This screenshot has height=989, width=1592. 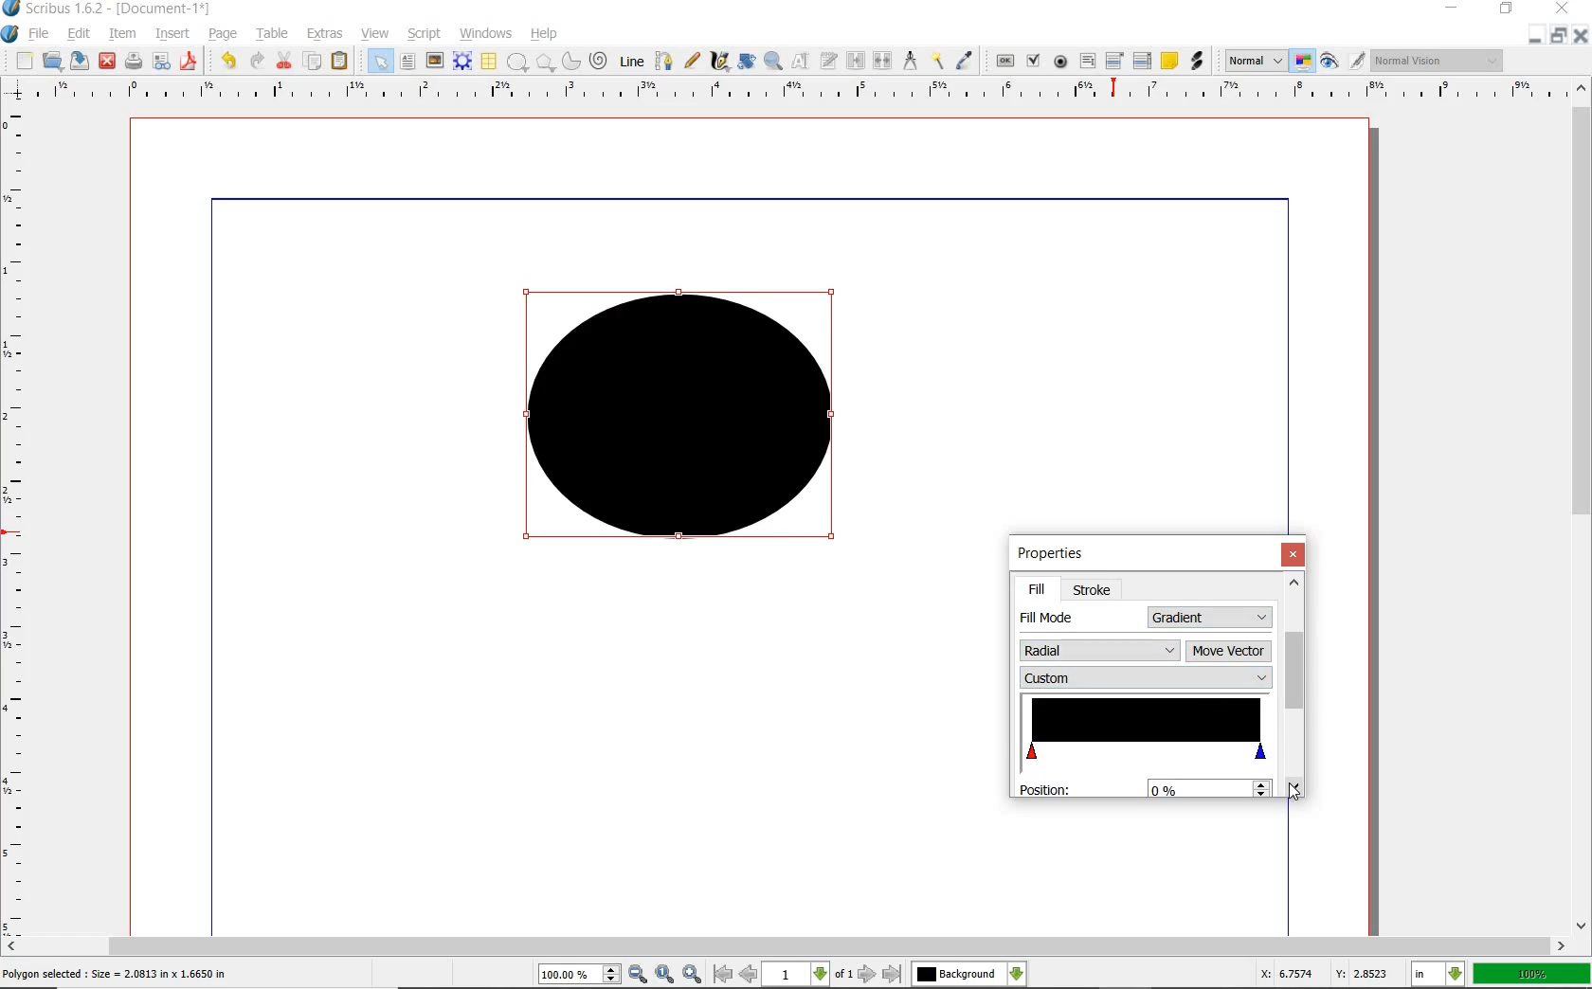 I want to click on FILE, so click(x=41, y=33).